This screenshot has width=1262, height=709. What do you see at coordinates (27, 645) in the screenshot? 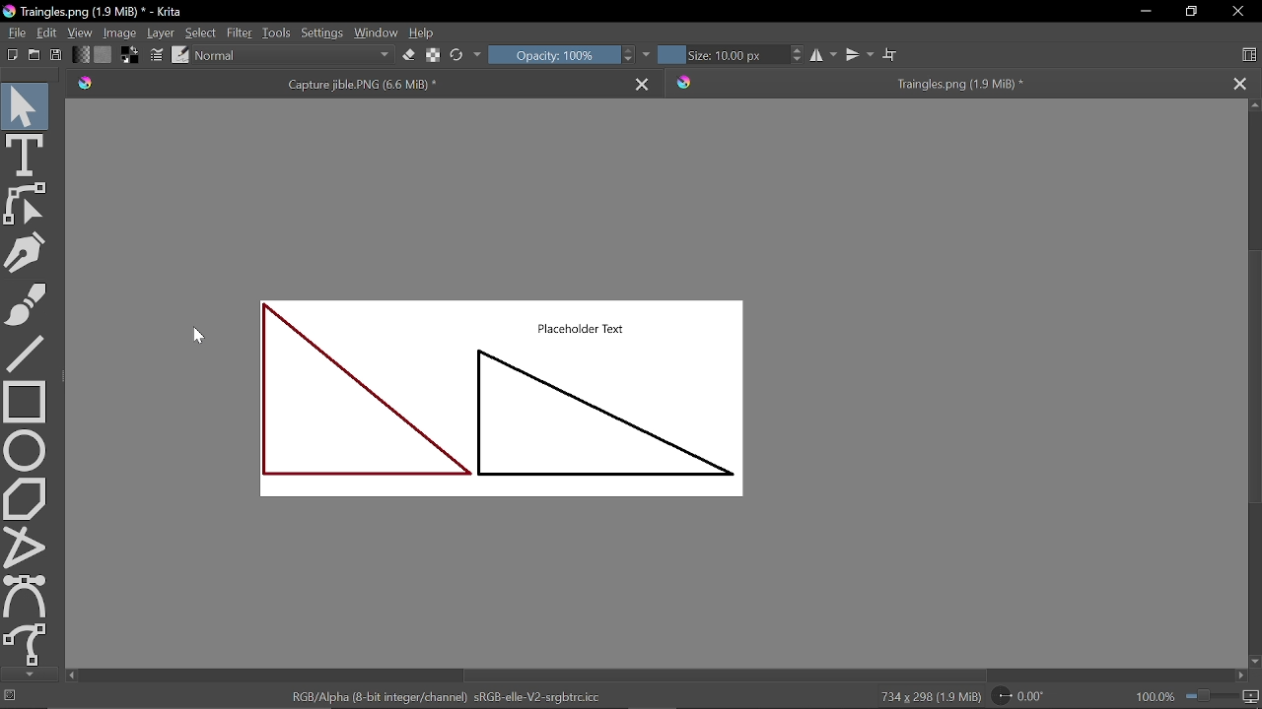
I see `Freehand select tool` at bounding box center [27, 645].